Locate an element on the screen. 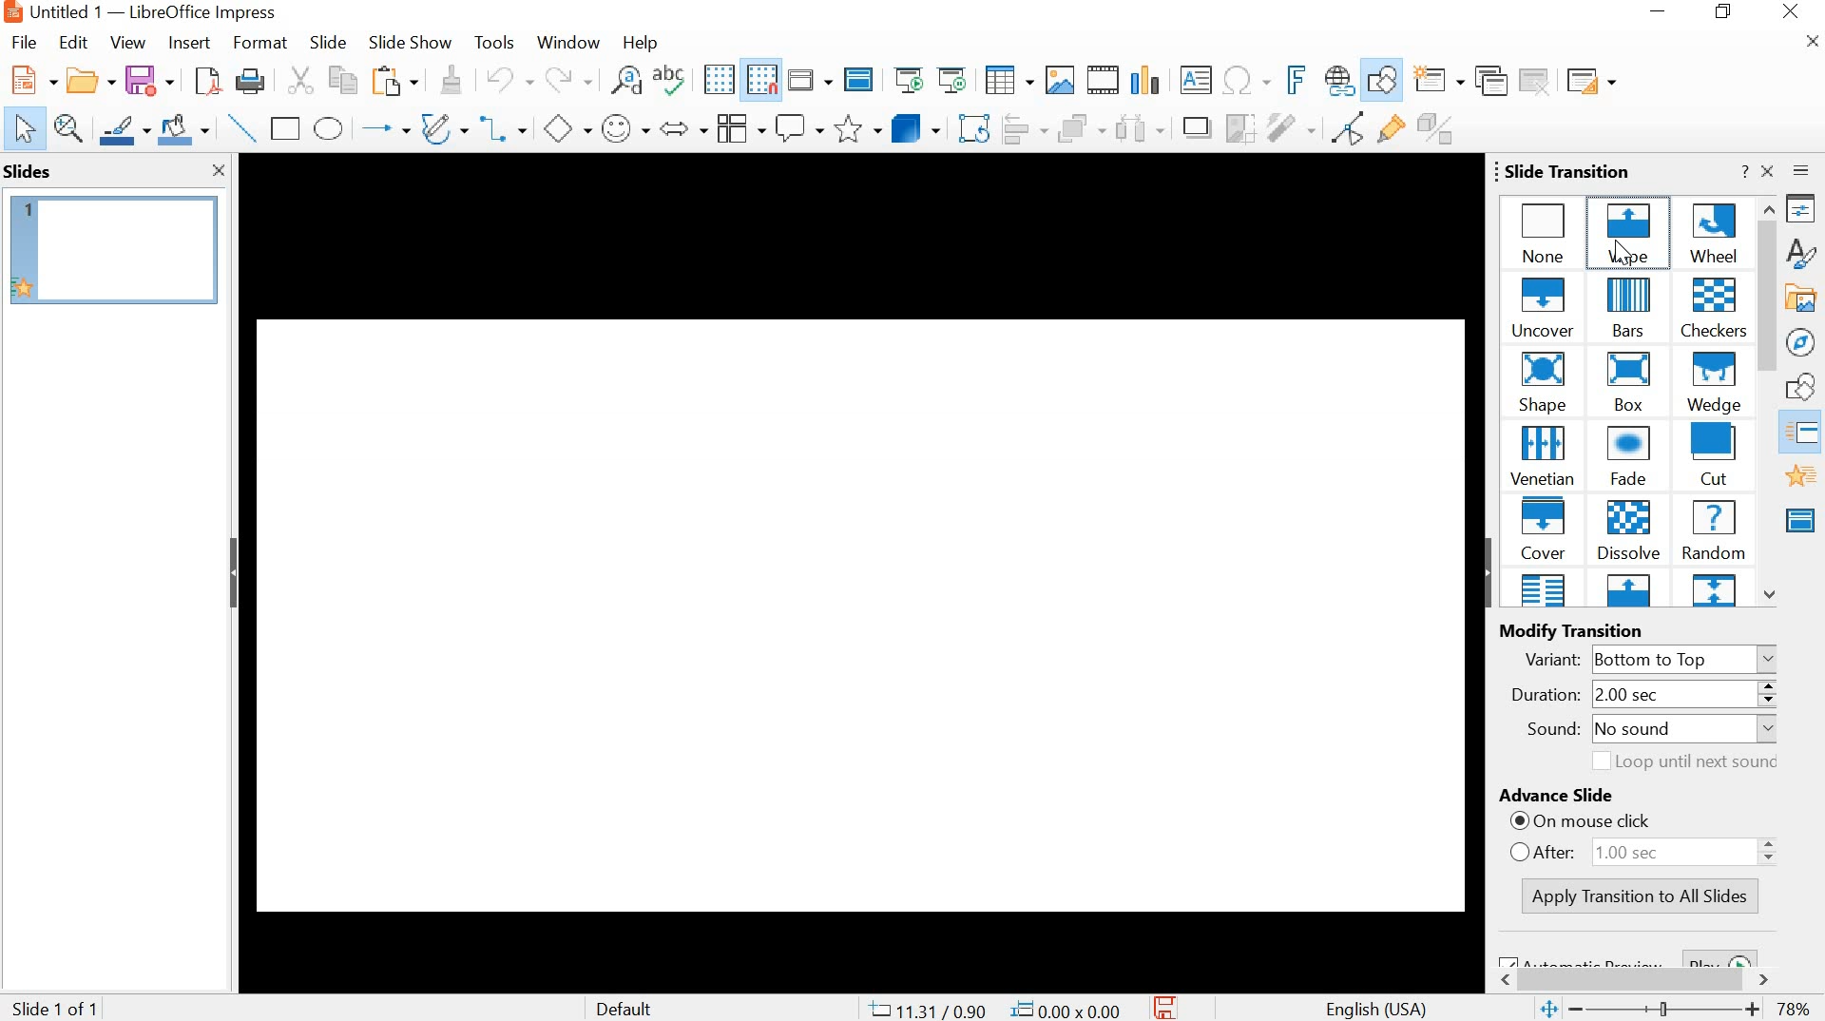 This screenshot has height=1021, width=1825. Zoom & Pan is located at coordinates (69, 129).